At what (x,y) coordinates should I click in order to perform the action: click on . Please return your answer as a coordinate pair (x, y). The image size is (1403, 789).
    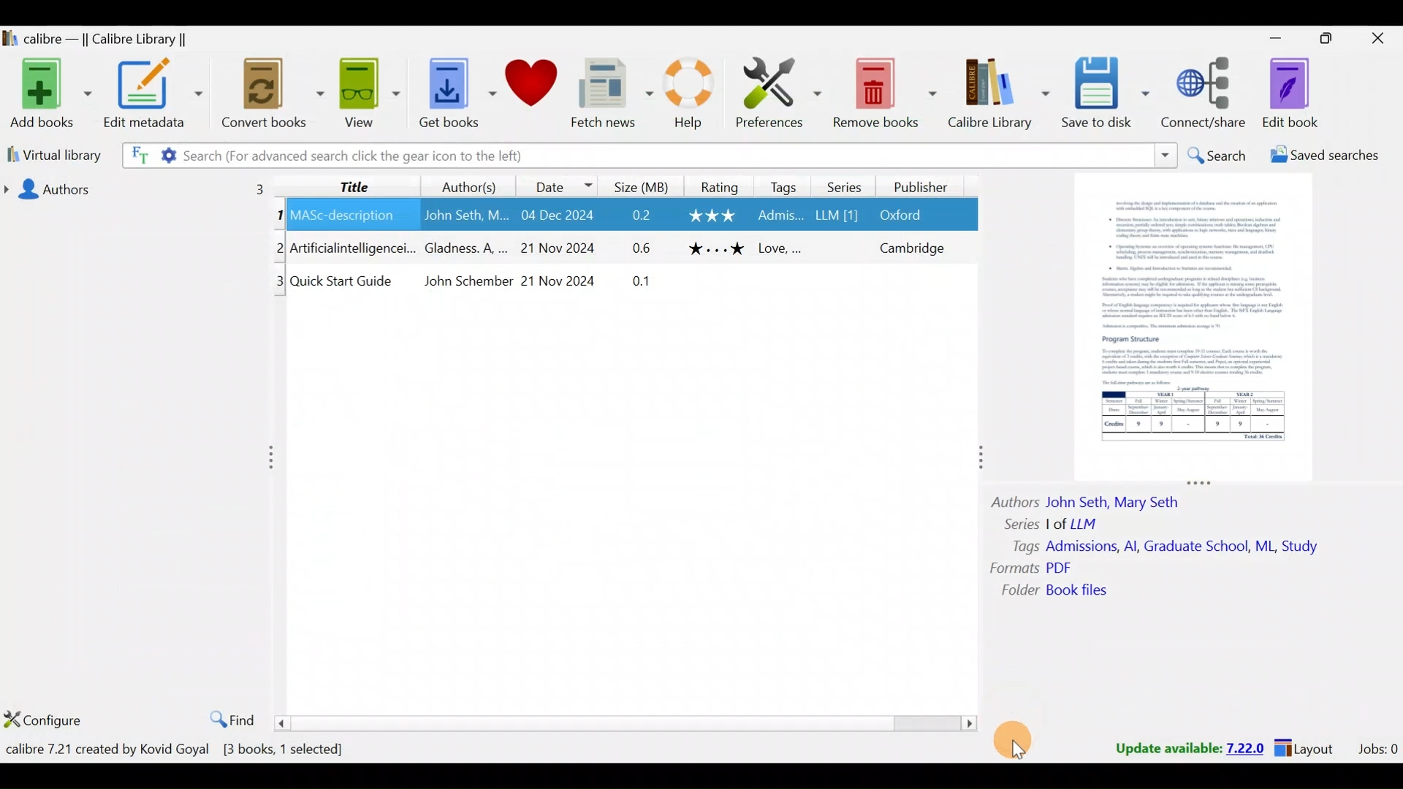
    Looking at the image, I should click on (278, 282).